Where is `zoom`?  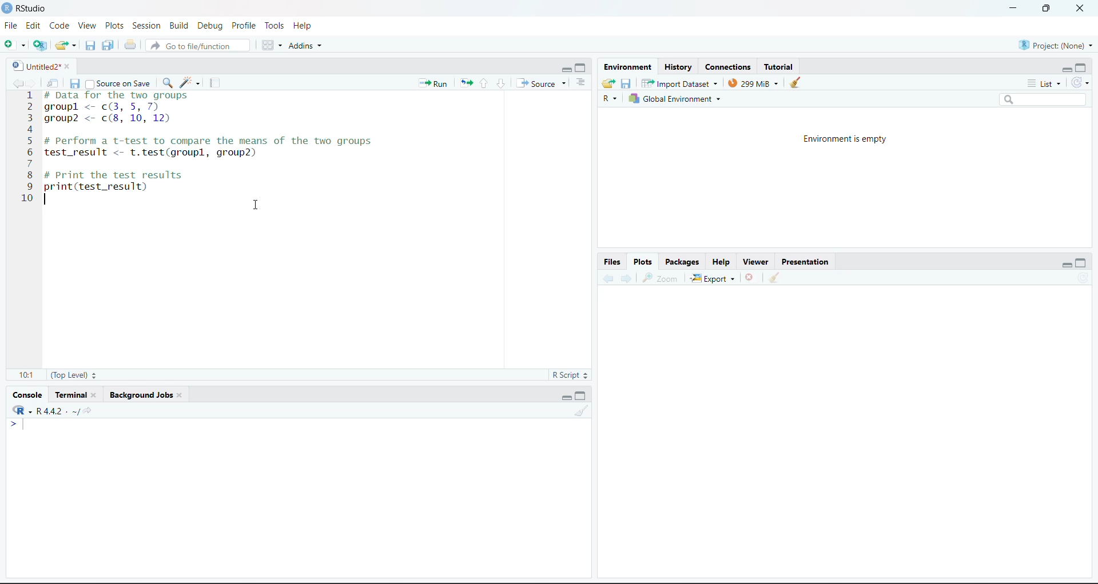 zoom is located at coordinates (659, 277).